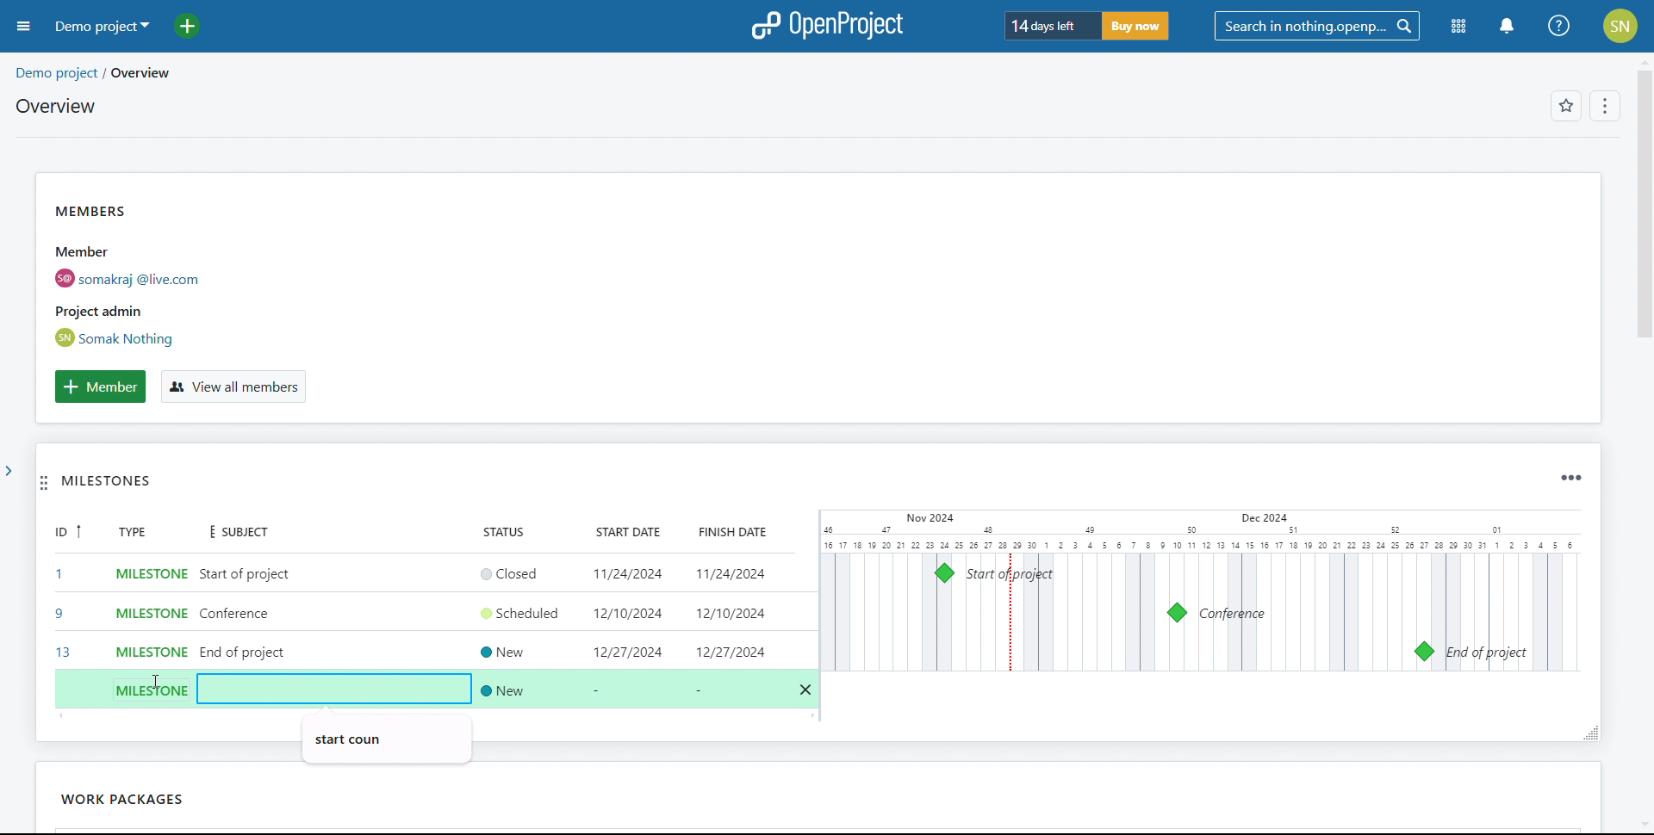 The width and height of the screenshot is (1654, 835). Describe the element at coordinates (128, 486) in the screenshot. I see `MILESTONES` at that location.